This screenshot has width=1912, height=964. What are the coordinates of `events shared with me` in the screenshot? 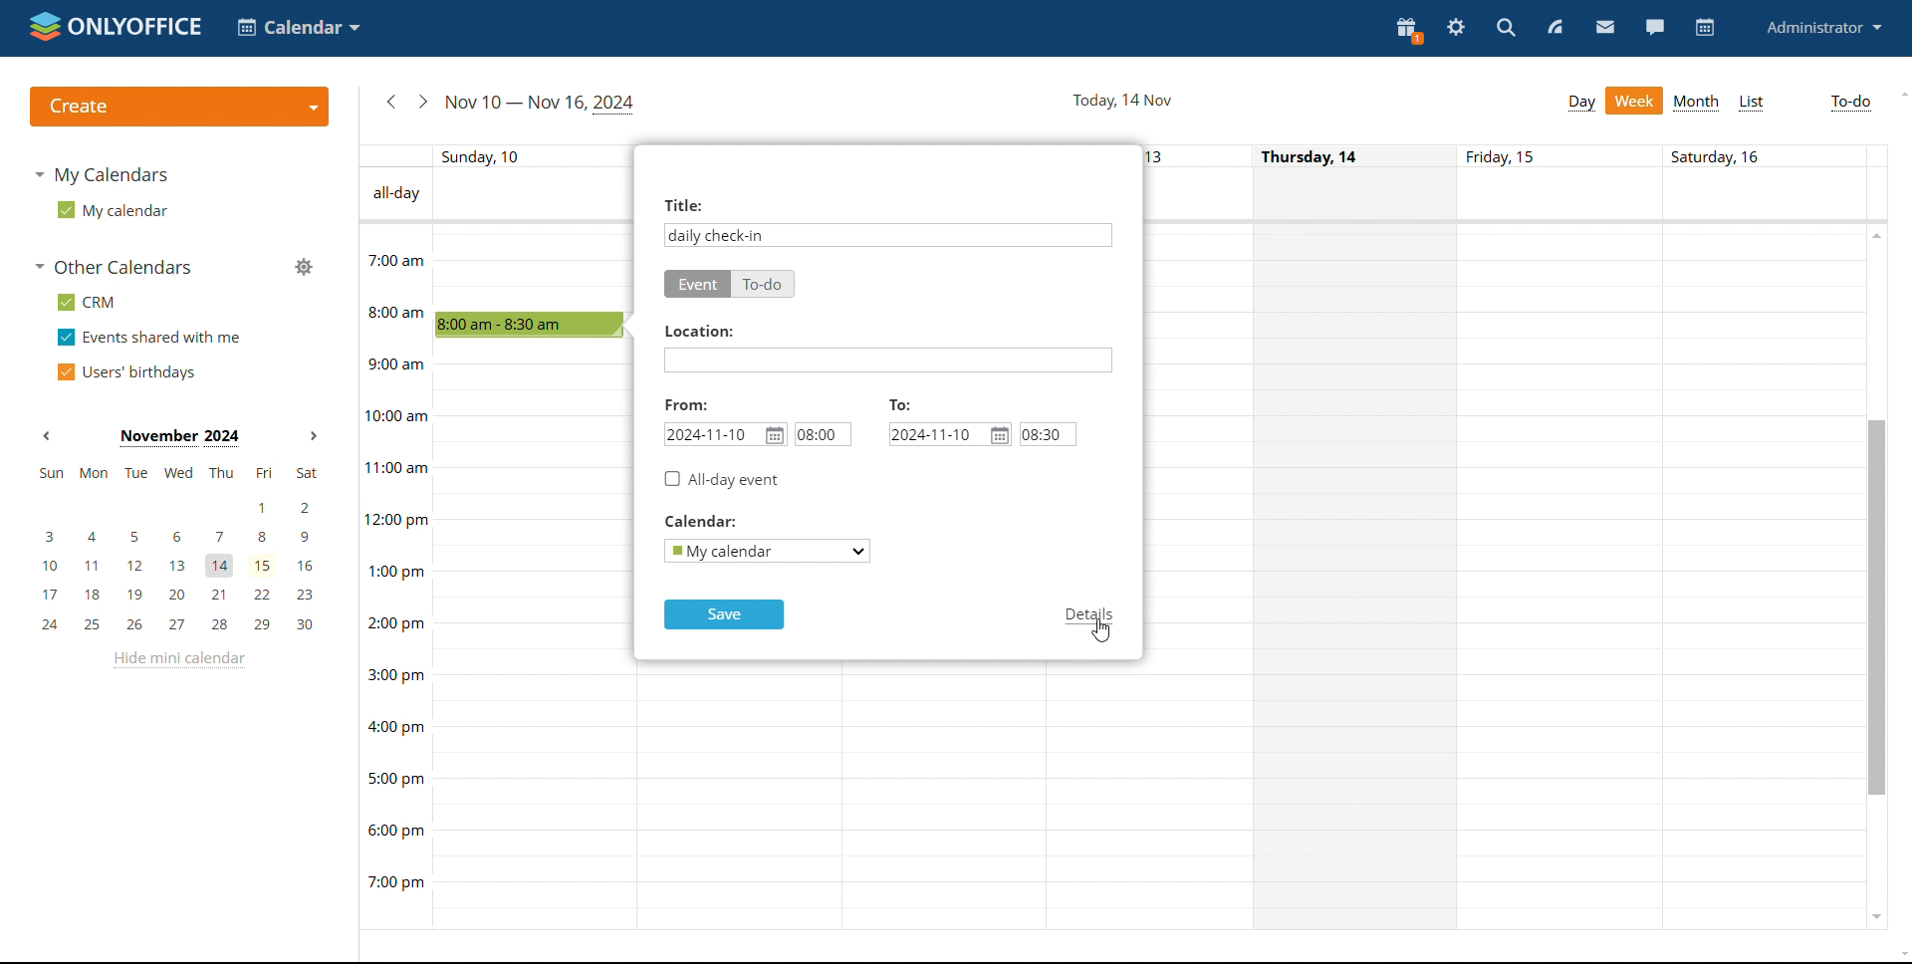 It's located at (149, 338).